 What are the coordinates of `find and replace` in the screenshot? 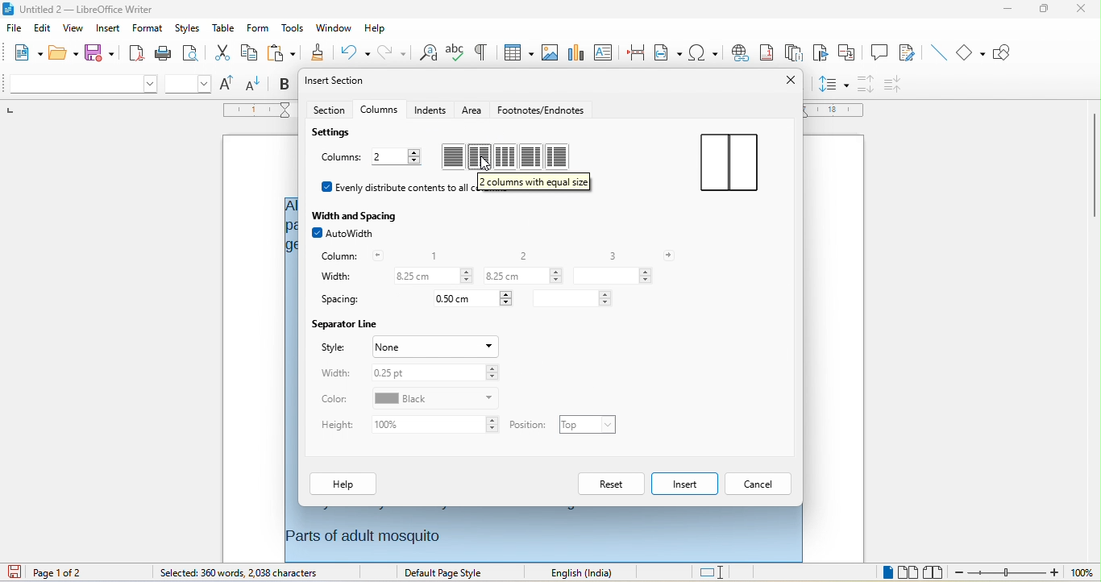 It's located at (428, 54).